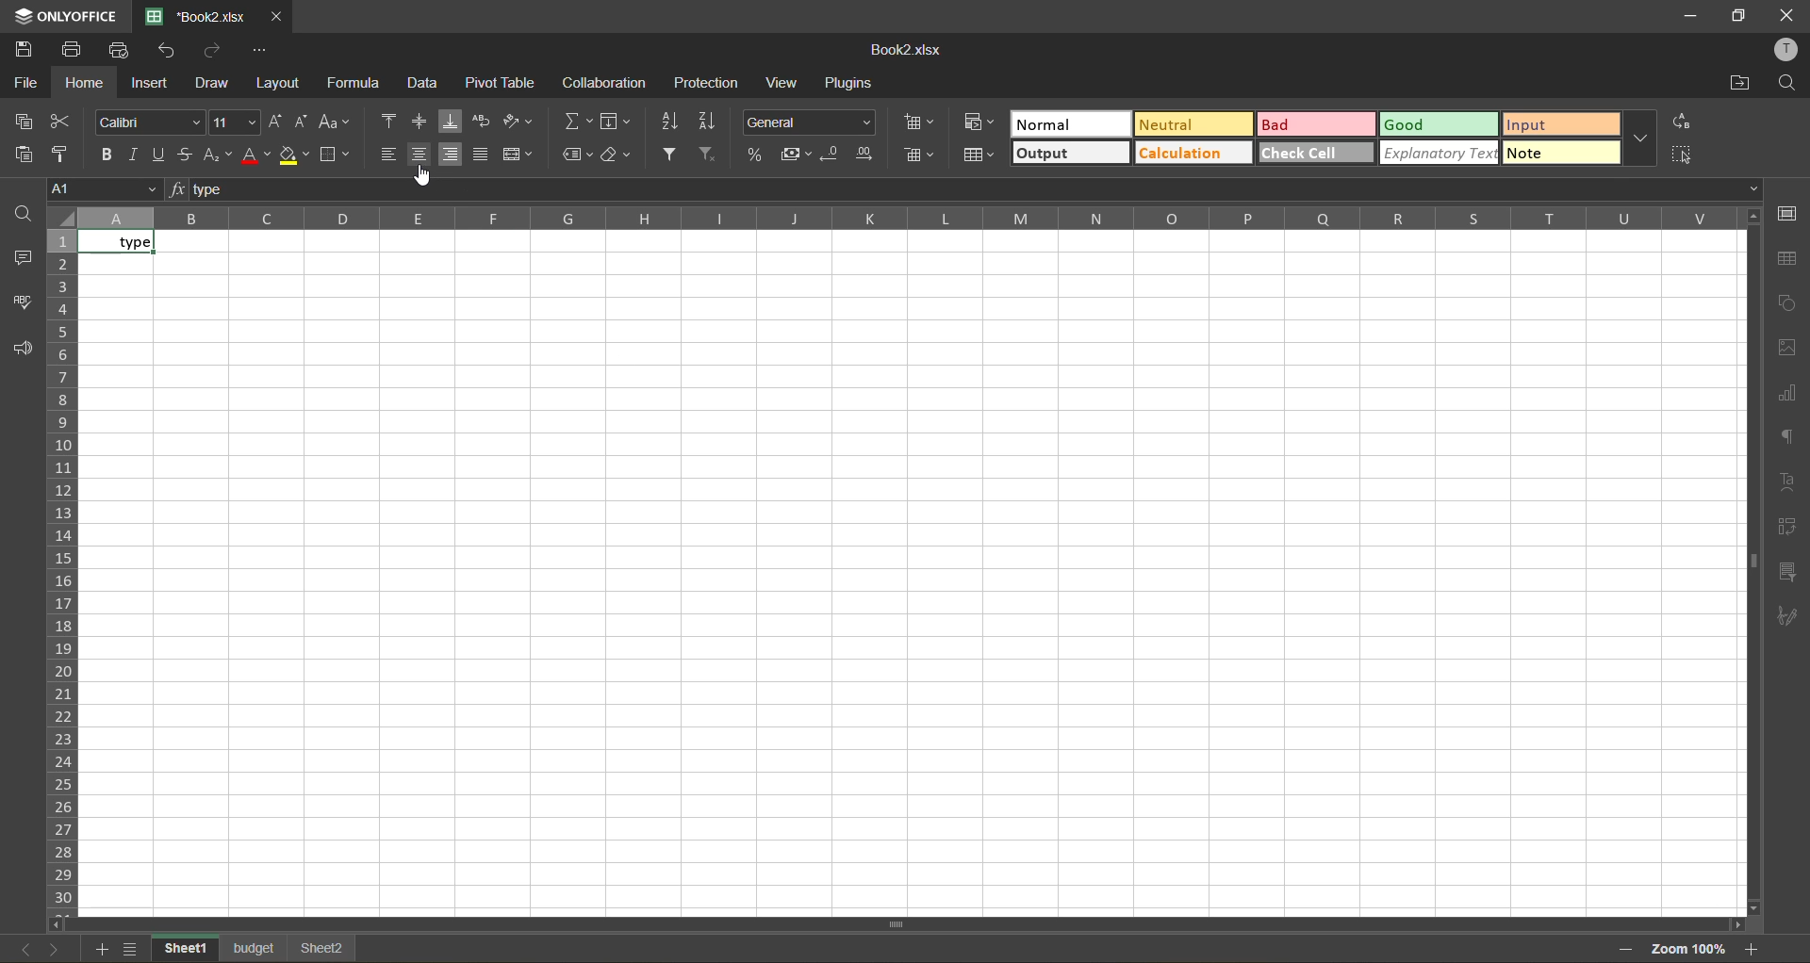 The width and height of the screenshot is (1810, 963). What do you see at coordinates (1686, 121) in the screenshot?
I see `replace` at bounding box center [1686, 121].